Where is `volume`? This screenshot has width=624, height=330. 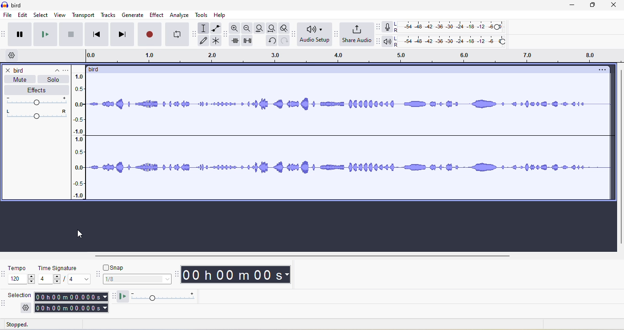
volume is located at coordinates (38, 101).